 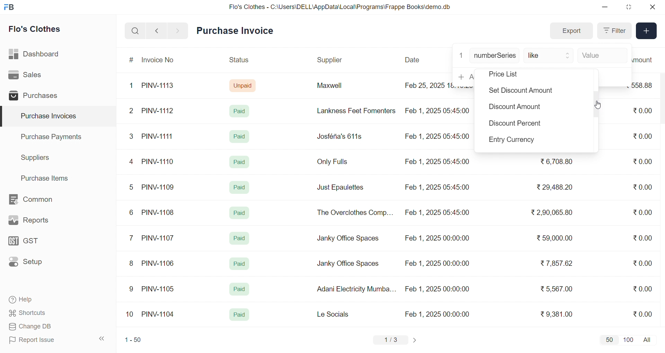 I want to click on Flo's Clothes - C:\Users\DELL\AppData\Local\Programs\Frappe Books\demo.db, so click(x=340, y=7).